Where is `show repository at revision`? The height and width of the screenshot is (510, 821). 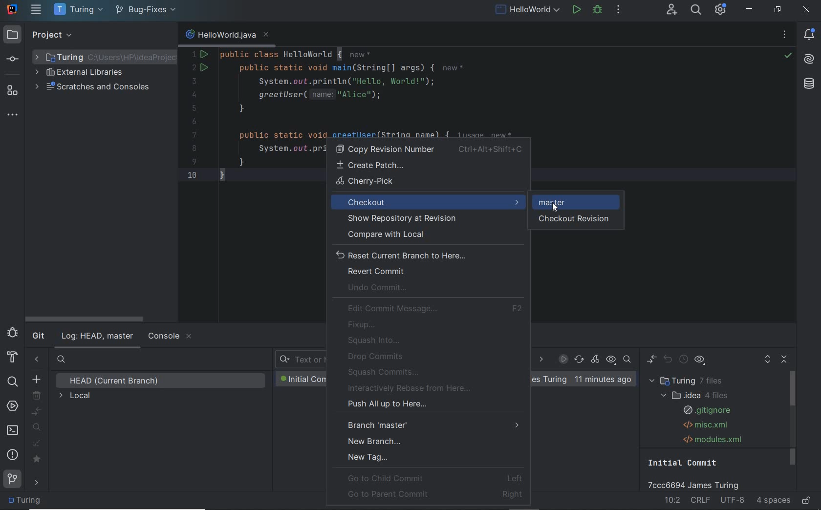
show repository at revision is located at coordinates (426, 219).